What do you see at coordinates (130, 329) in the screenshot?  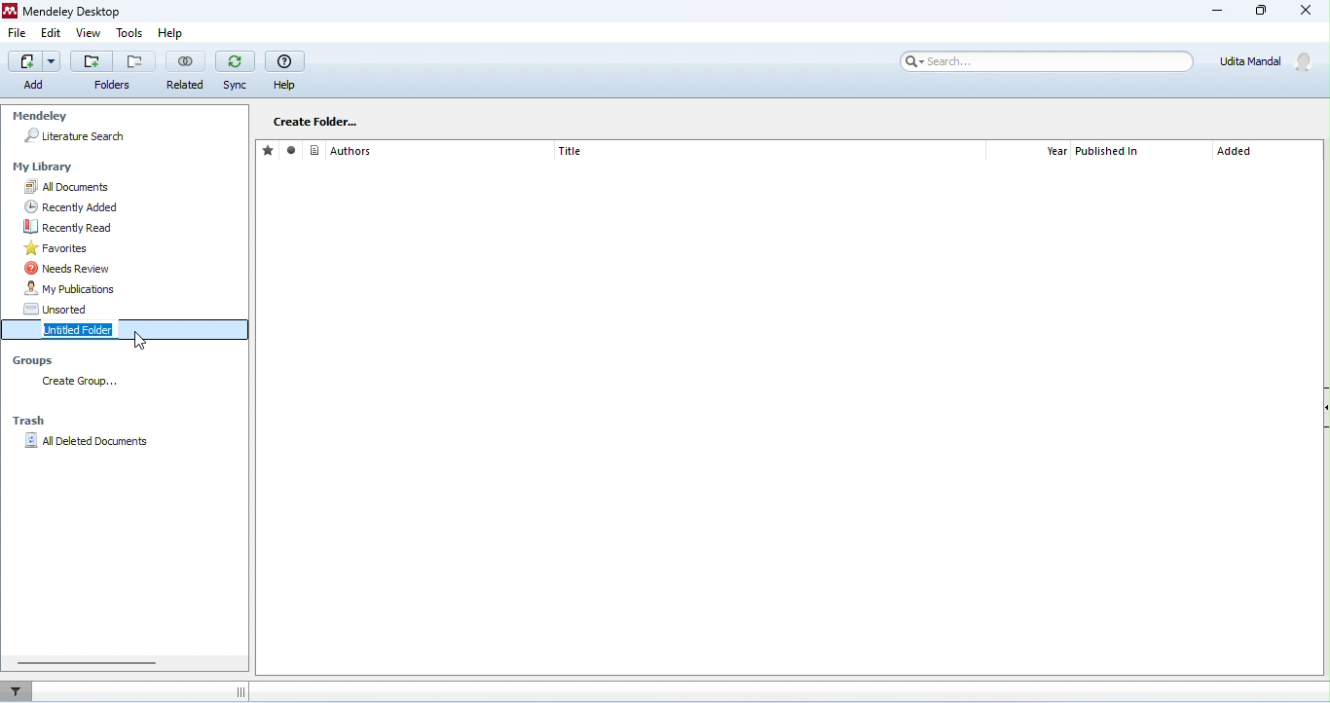 I see `` at bounding box center [130, 329].